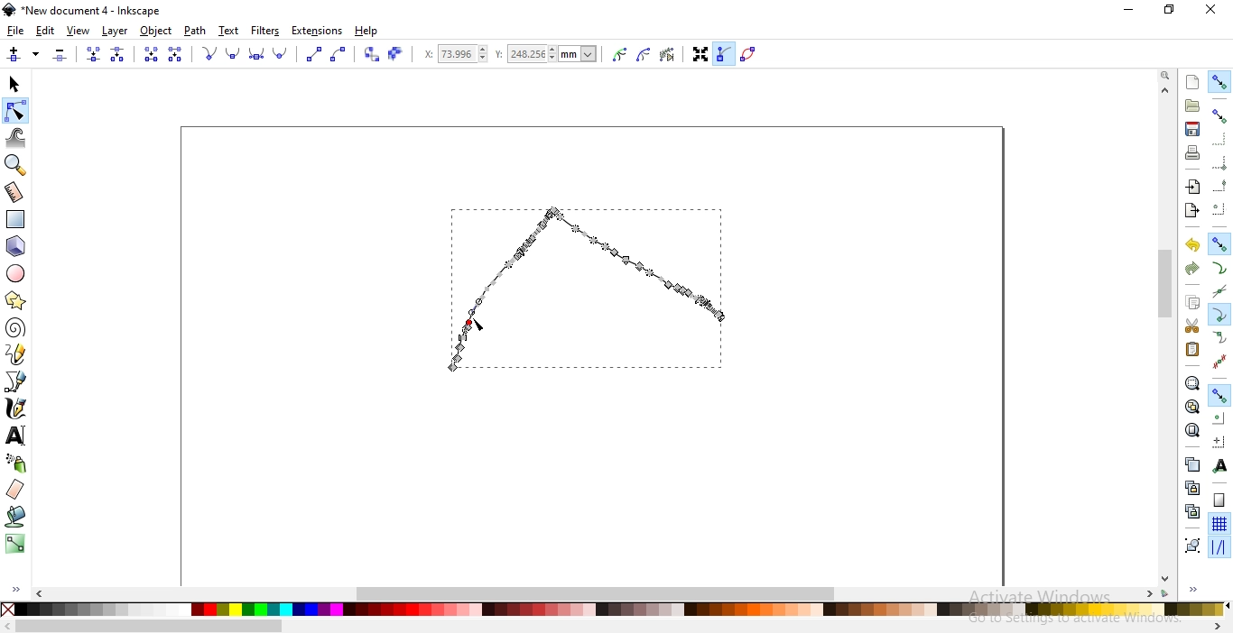  Describe the element at coordinates (176, 54) in the screenshot. I see `delete segment between two non-endpoint nodes` at that location.